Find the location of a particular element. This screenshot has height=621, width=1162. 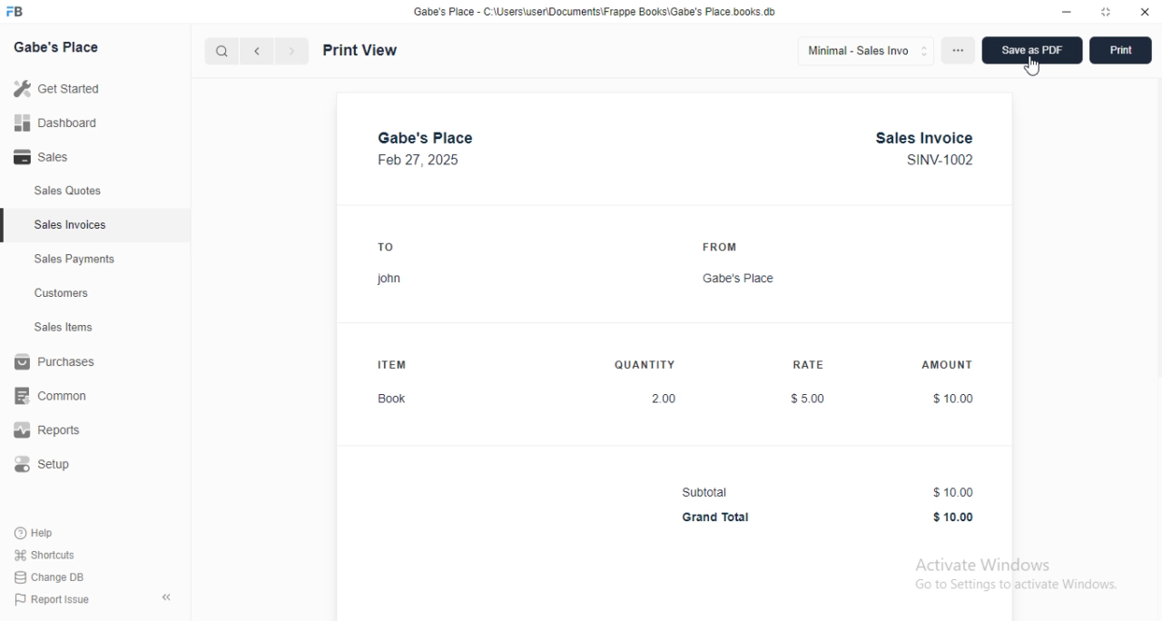

AMOUNT is located at coordinates (947, 364).